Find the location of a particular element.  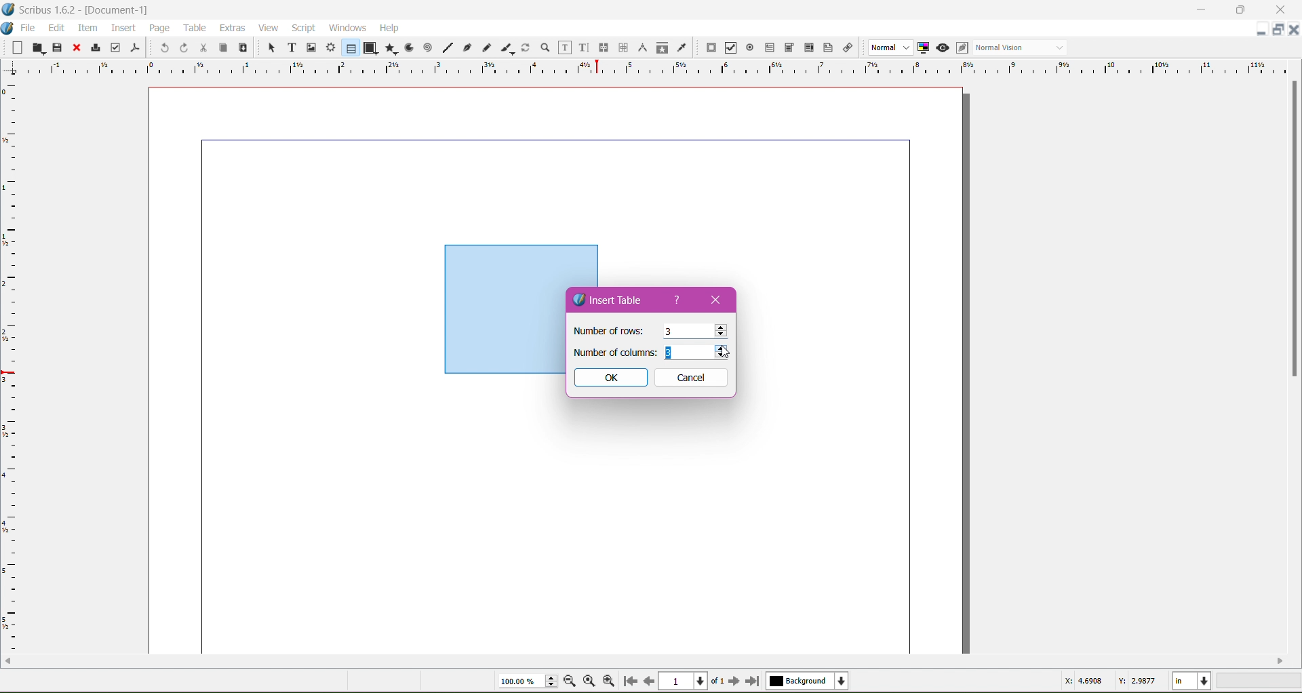

Insert is located at coordinates (123, 26).